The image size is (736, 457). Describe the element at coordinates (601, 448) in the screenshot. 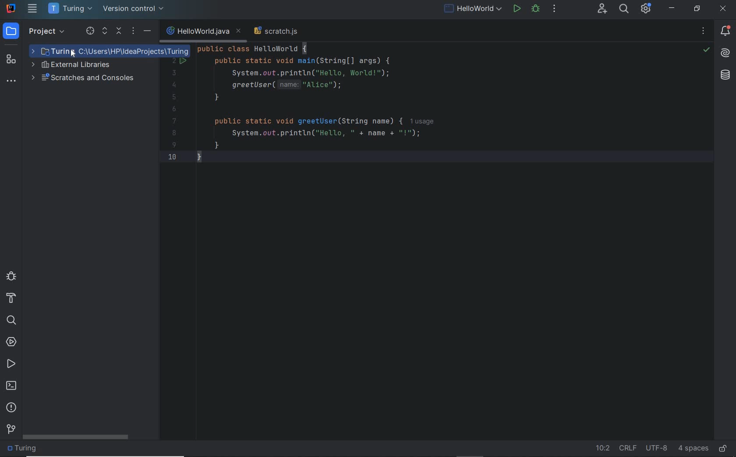

I see `go to line` at that location.